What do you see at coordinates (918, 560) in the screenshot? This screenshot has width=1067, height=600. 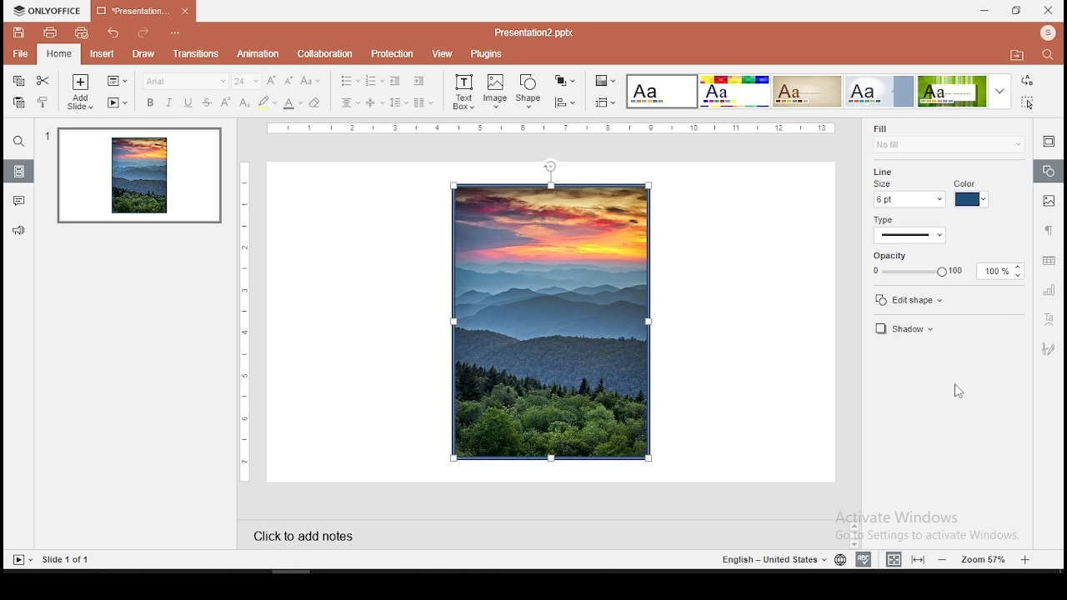 I see `fit to slide` at bounding box center [918, 560].